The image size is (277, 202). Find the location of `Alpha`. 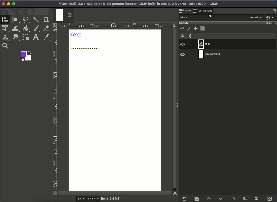

Alpha is located at coordinates (203, 28).